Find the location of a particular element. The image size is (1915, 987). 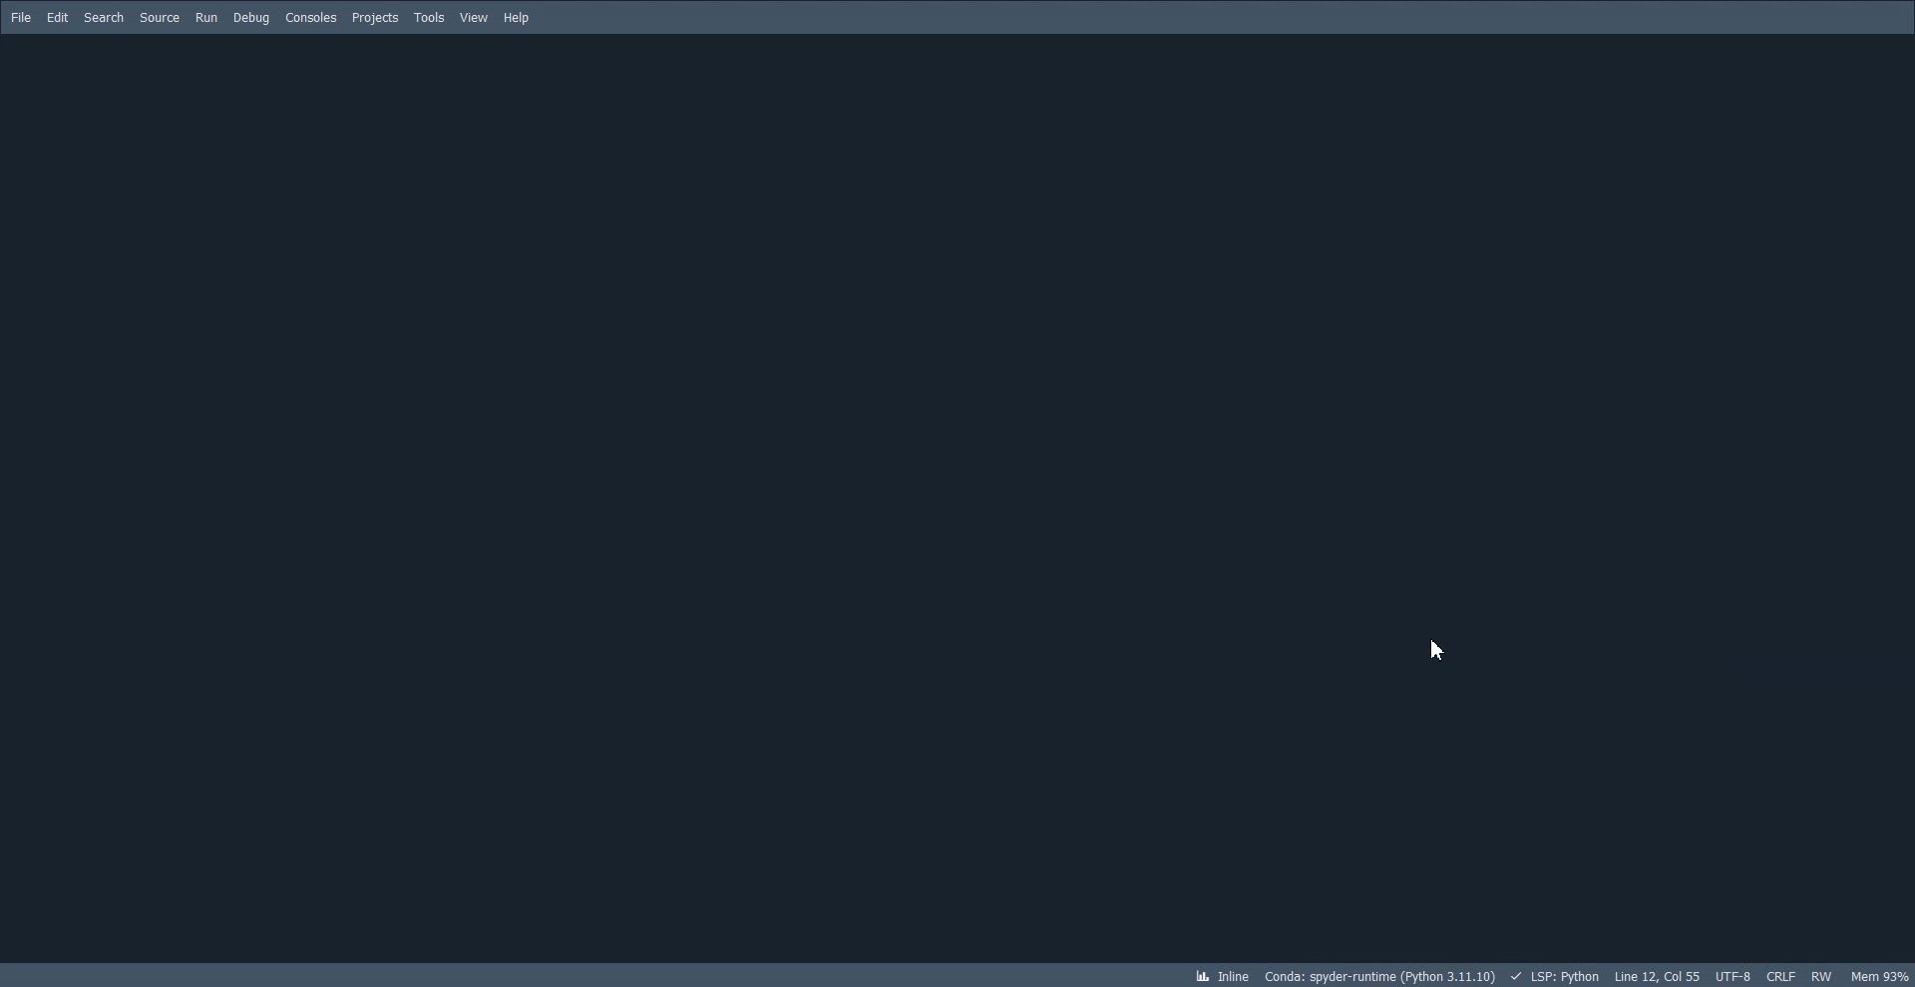

Help is located at coordinates (517, 16).